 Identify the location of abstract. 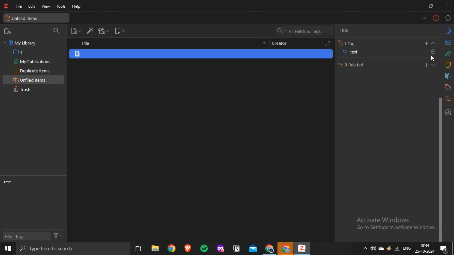
(448, 42).